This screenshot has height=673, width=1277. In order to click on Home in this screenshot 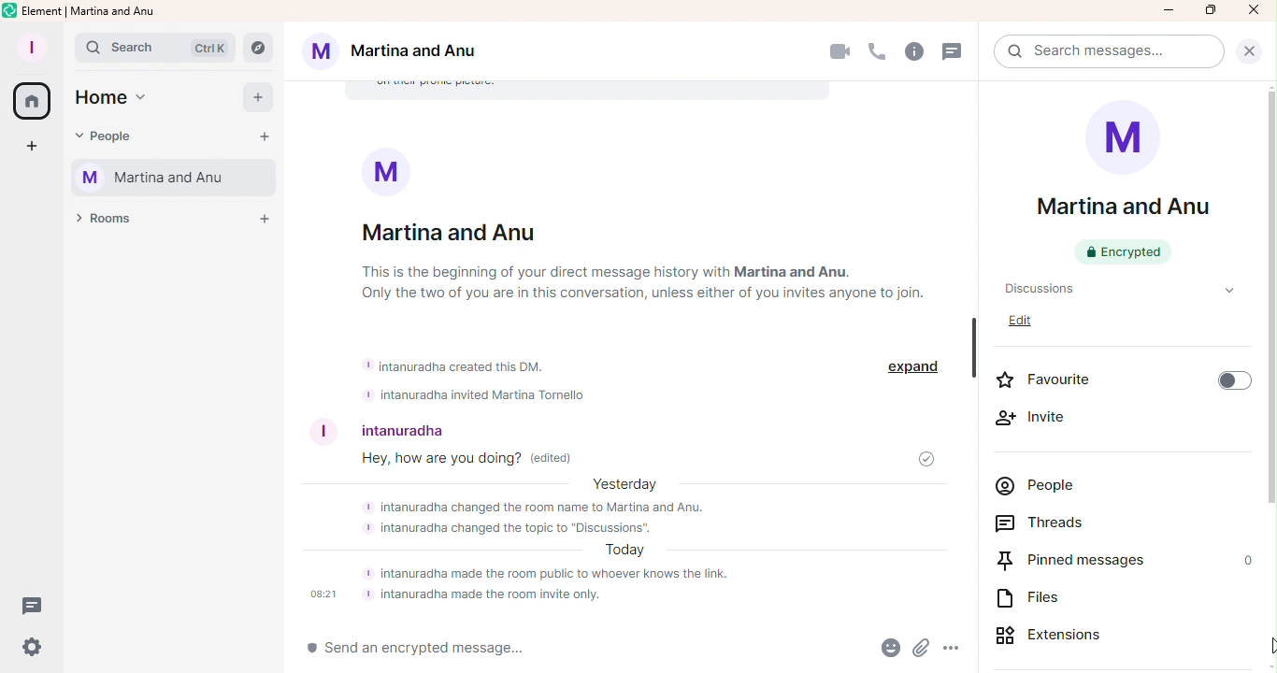, I will do `click(112, 101)`.